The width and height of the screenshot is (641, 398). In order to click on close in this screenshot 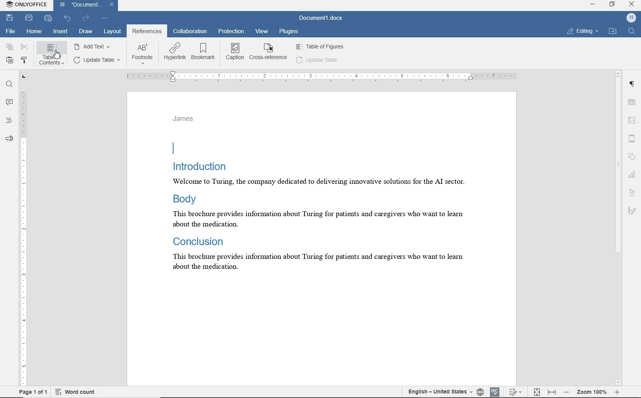, I will do `click(632, 5)`.